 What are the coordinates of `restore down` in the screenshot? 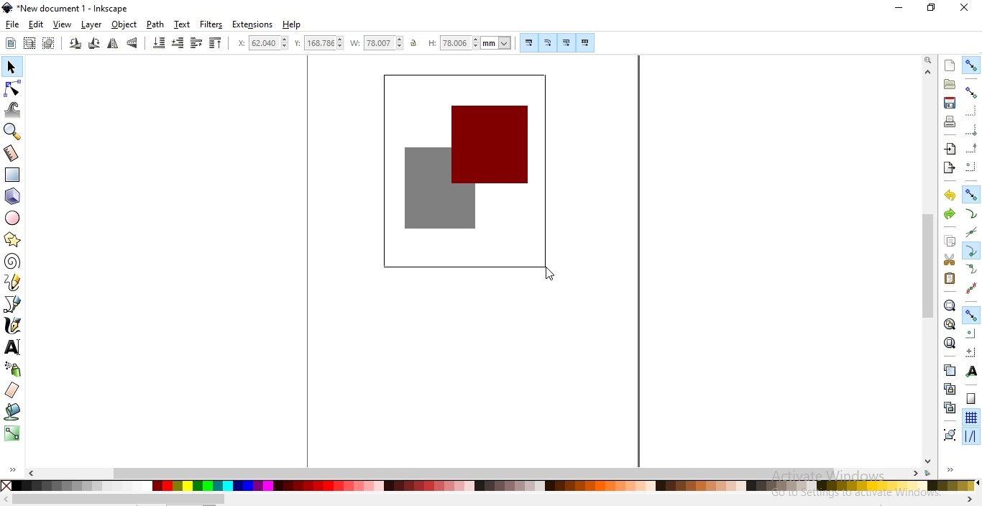 It's located at (932, 9).